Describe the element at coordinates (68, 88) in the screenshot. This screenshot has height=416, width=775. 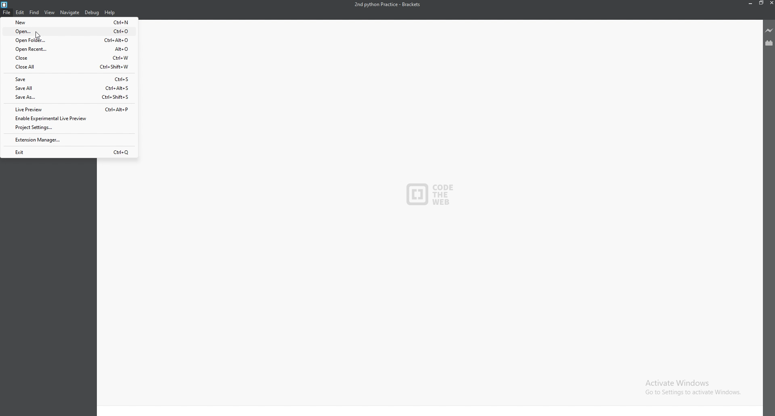
I see `save all` at that location.